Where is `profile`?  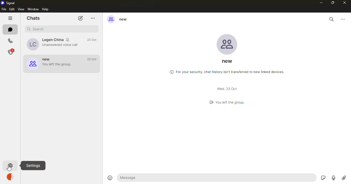 profile is located at coordinates (11, 176).